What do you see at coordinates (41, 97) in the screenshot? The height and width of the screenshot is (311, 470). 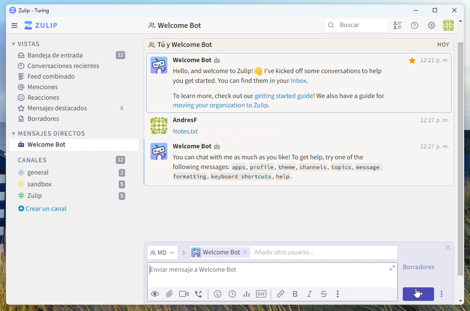 I see `Reactions` at bounding box center [41, 97].